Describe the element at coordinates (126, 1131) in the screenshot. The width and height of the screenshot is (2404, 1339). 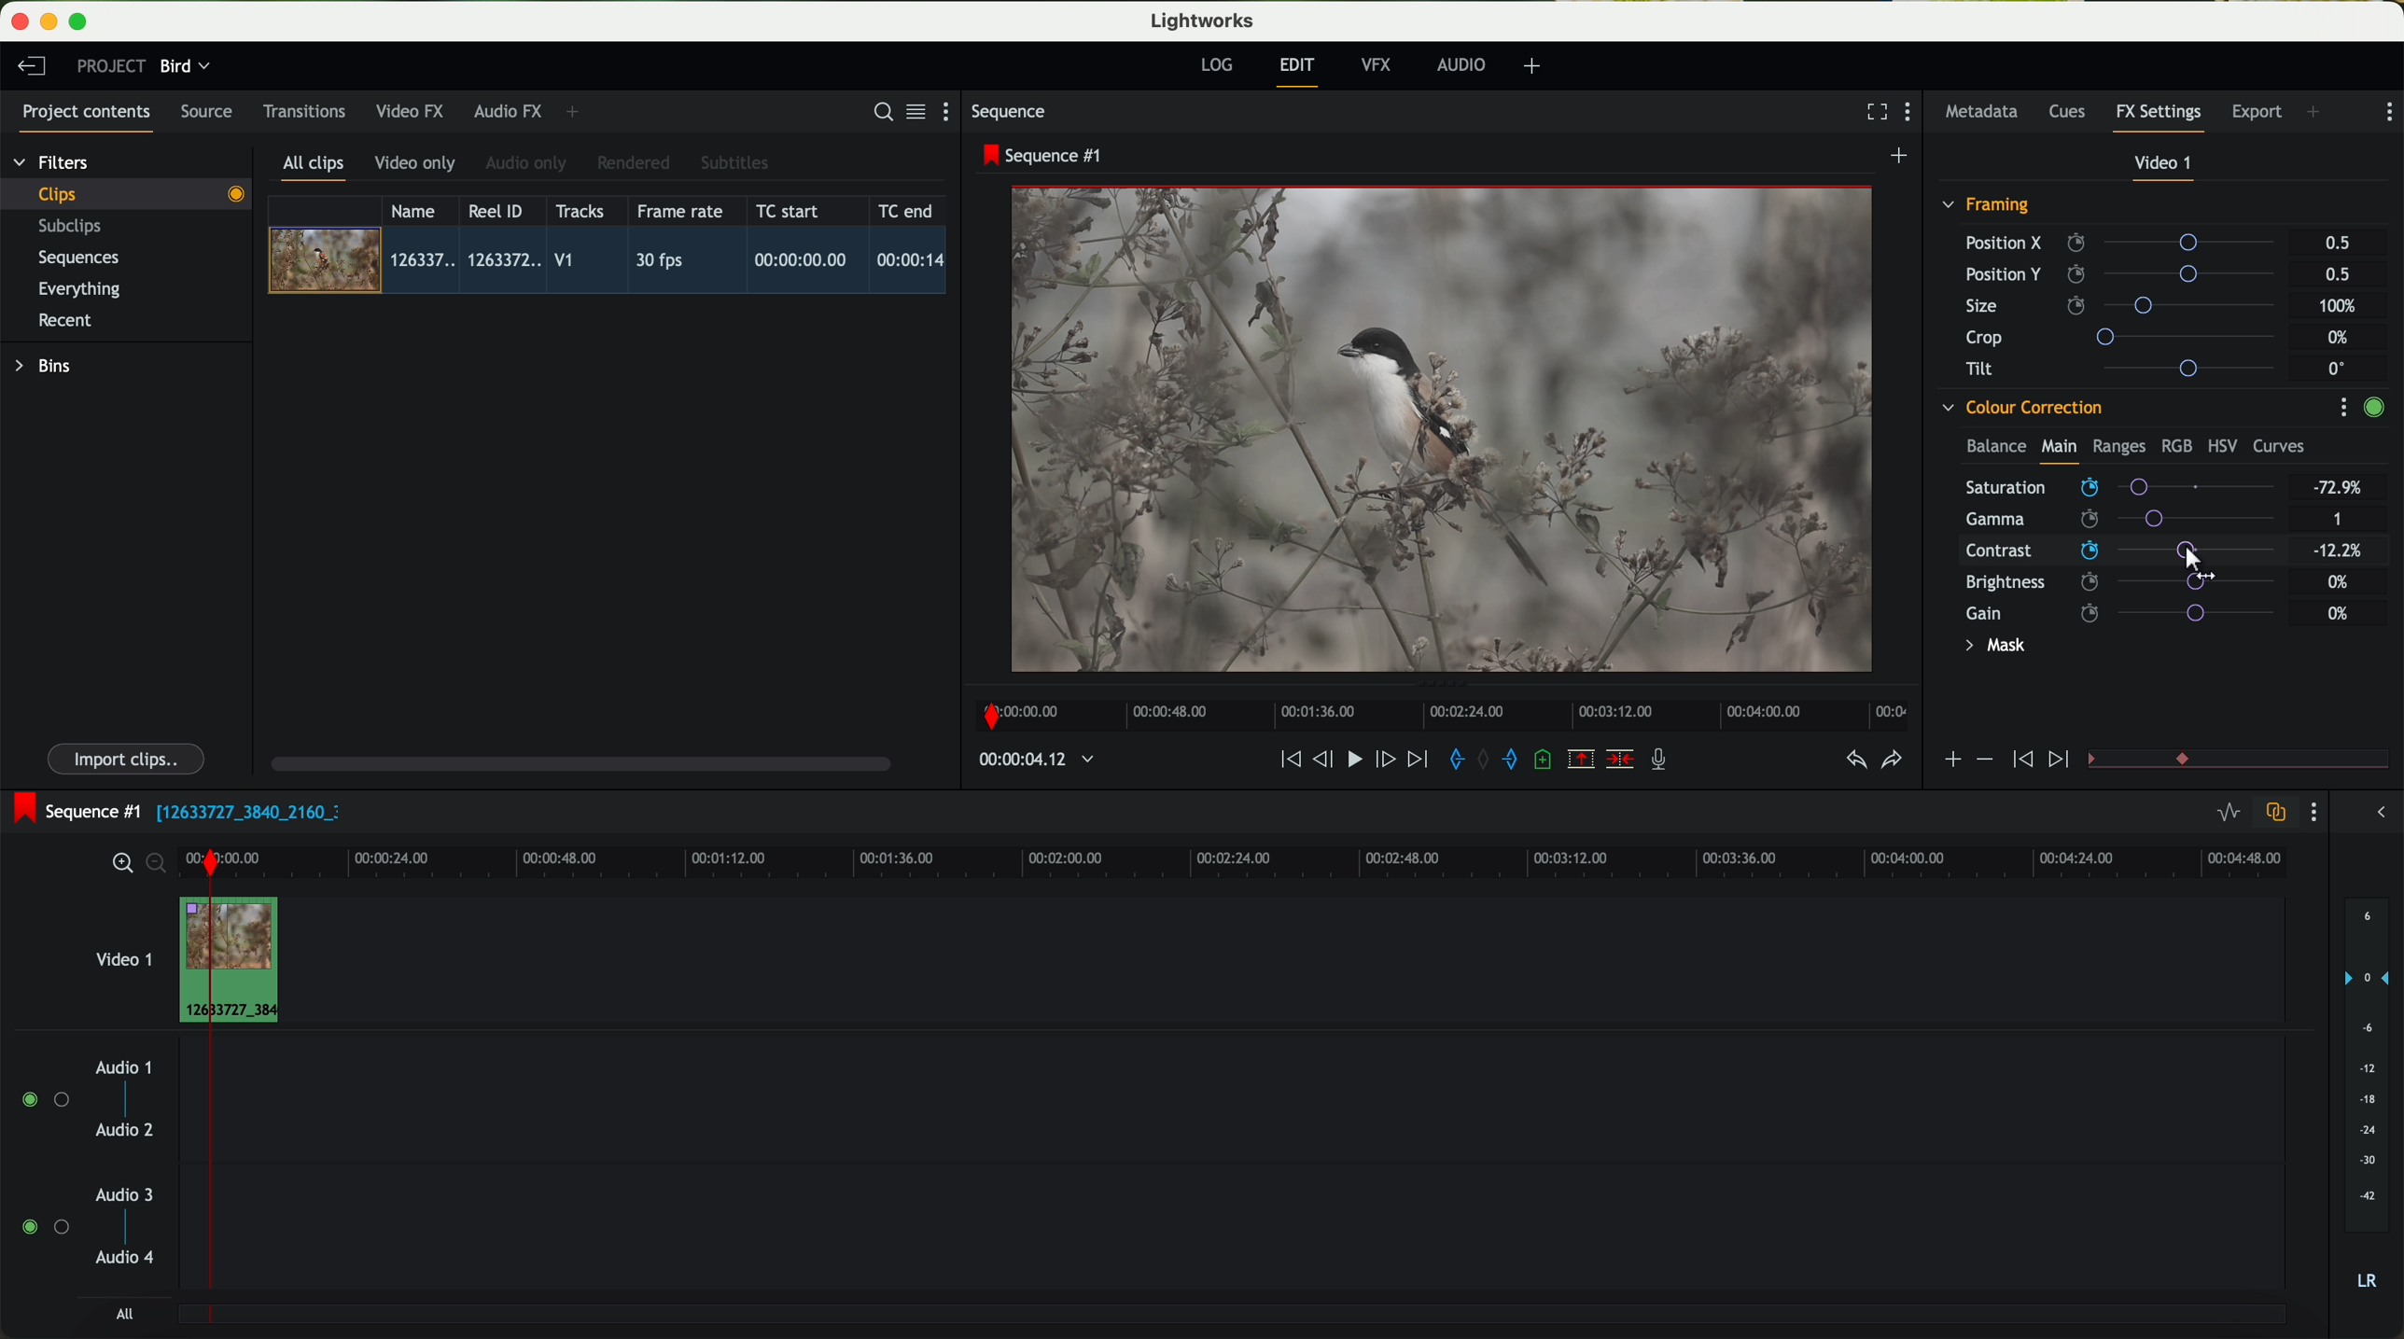
I see `audio 2` at that location.